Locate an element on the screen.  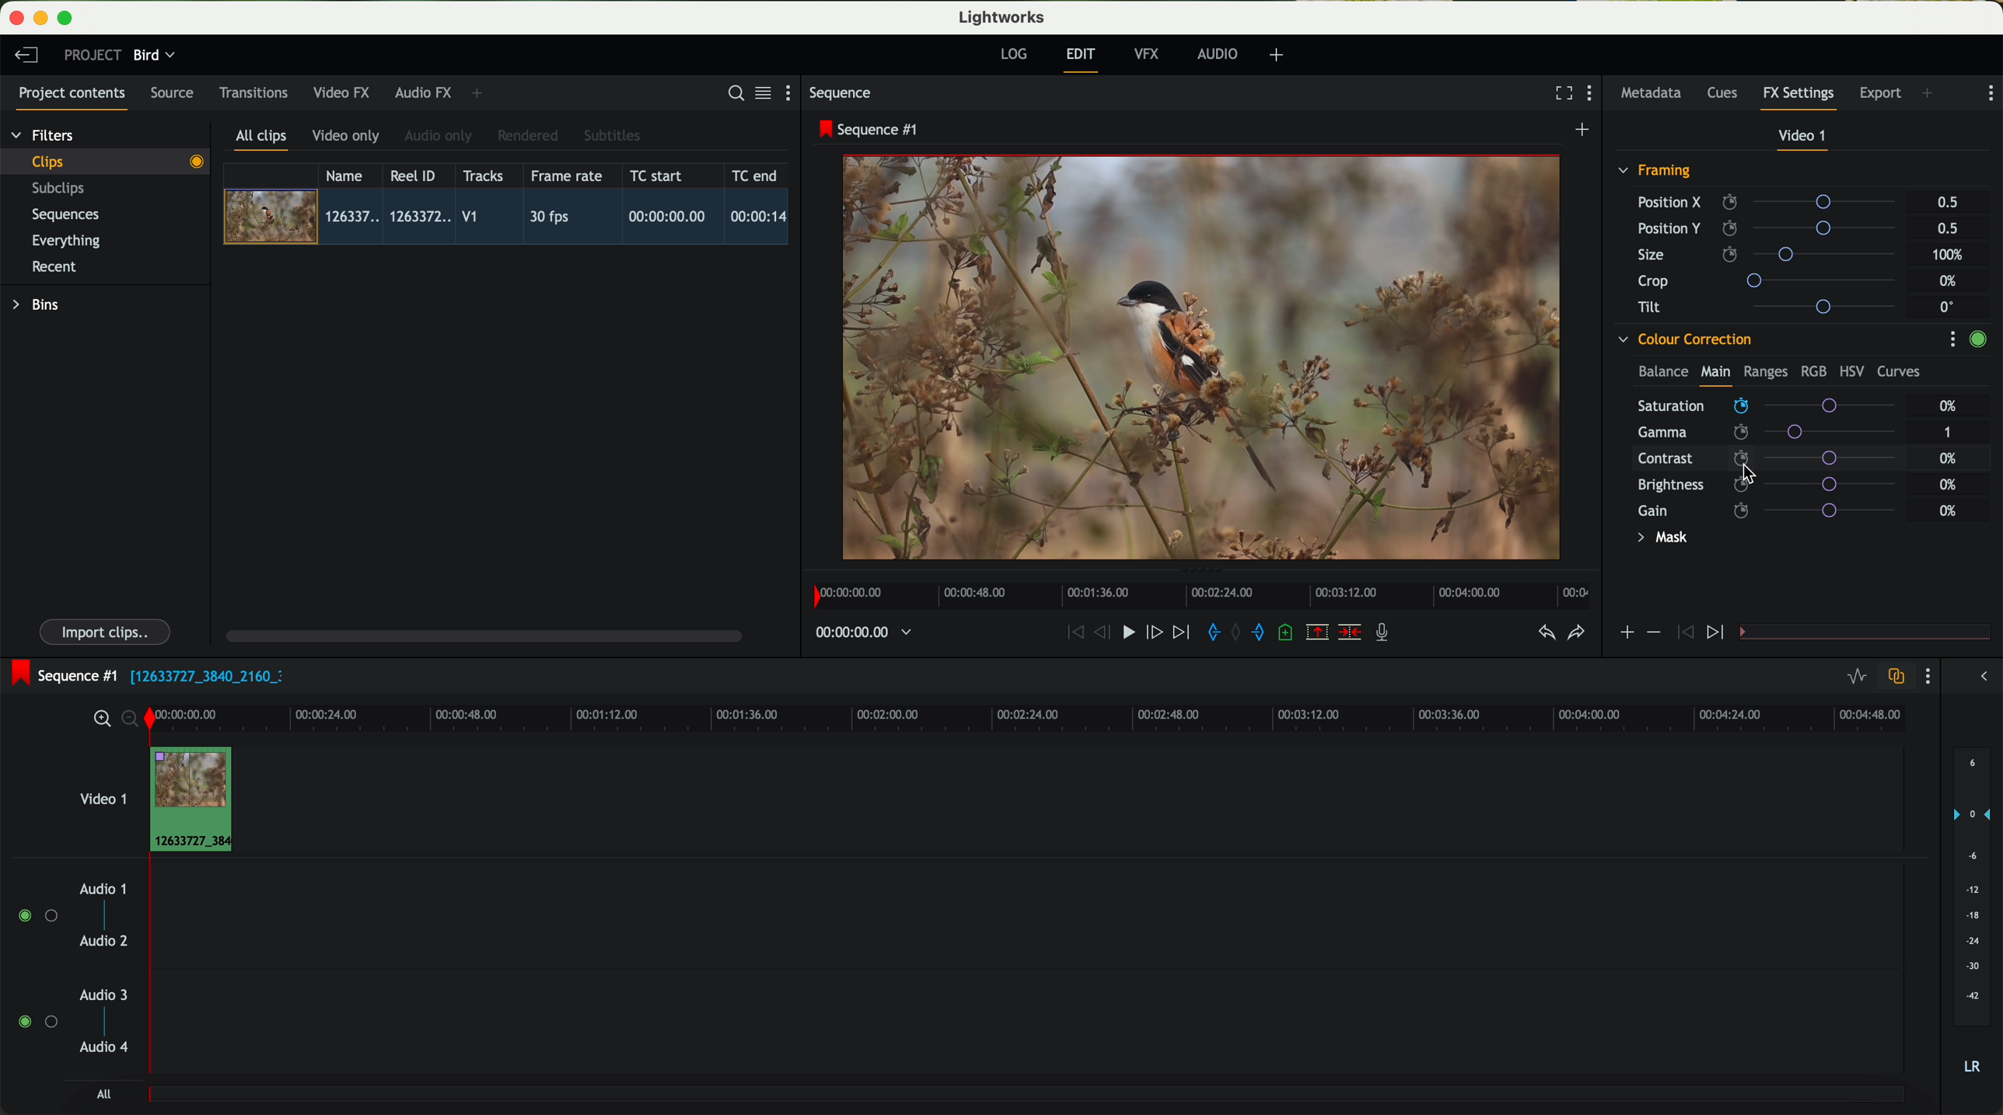
move foward is located at coordinates (1180, 632).